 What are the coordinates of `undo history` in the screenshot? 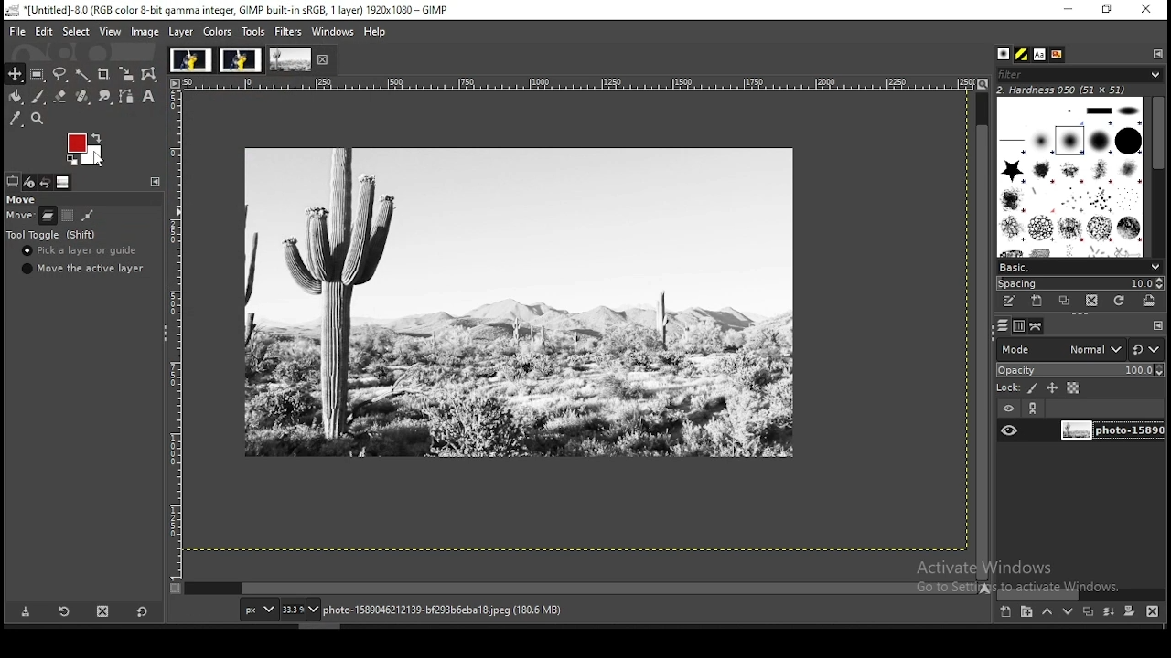 It's located at (48, 183).